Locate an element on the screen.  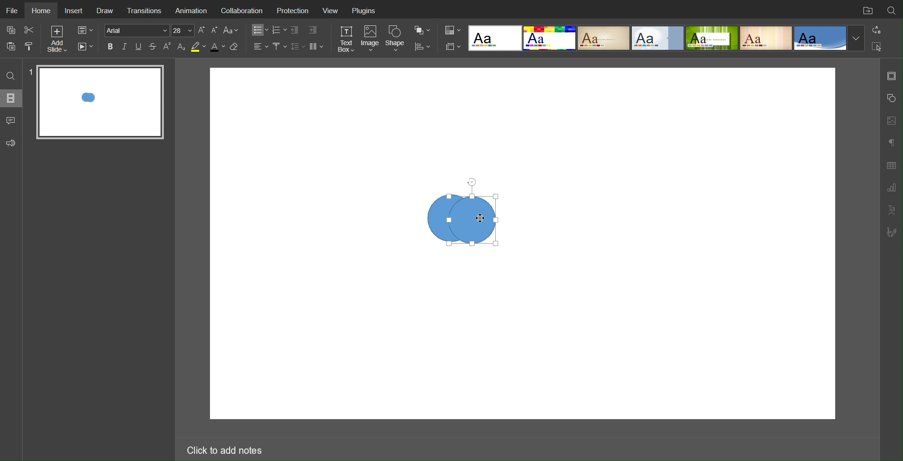
Superscript is located at coordinates (168, 47).